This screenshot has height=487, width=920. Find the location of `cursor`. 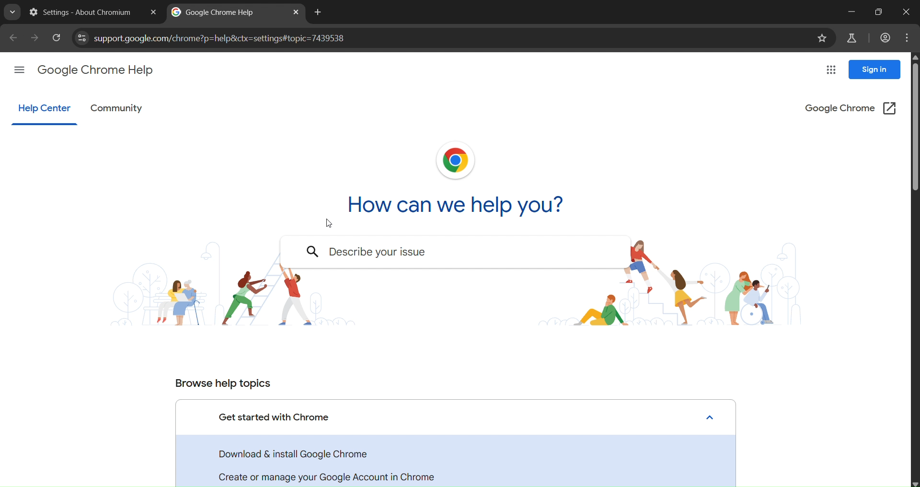

cursor is located at coordinates (330, 222).